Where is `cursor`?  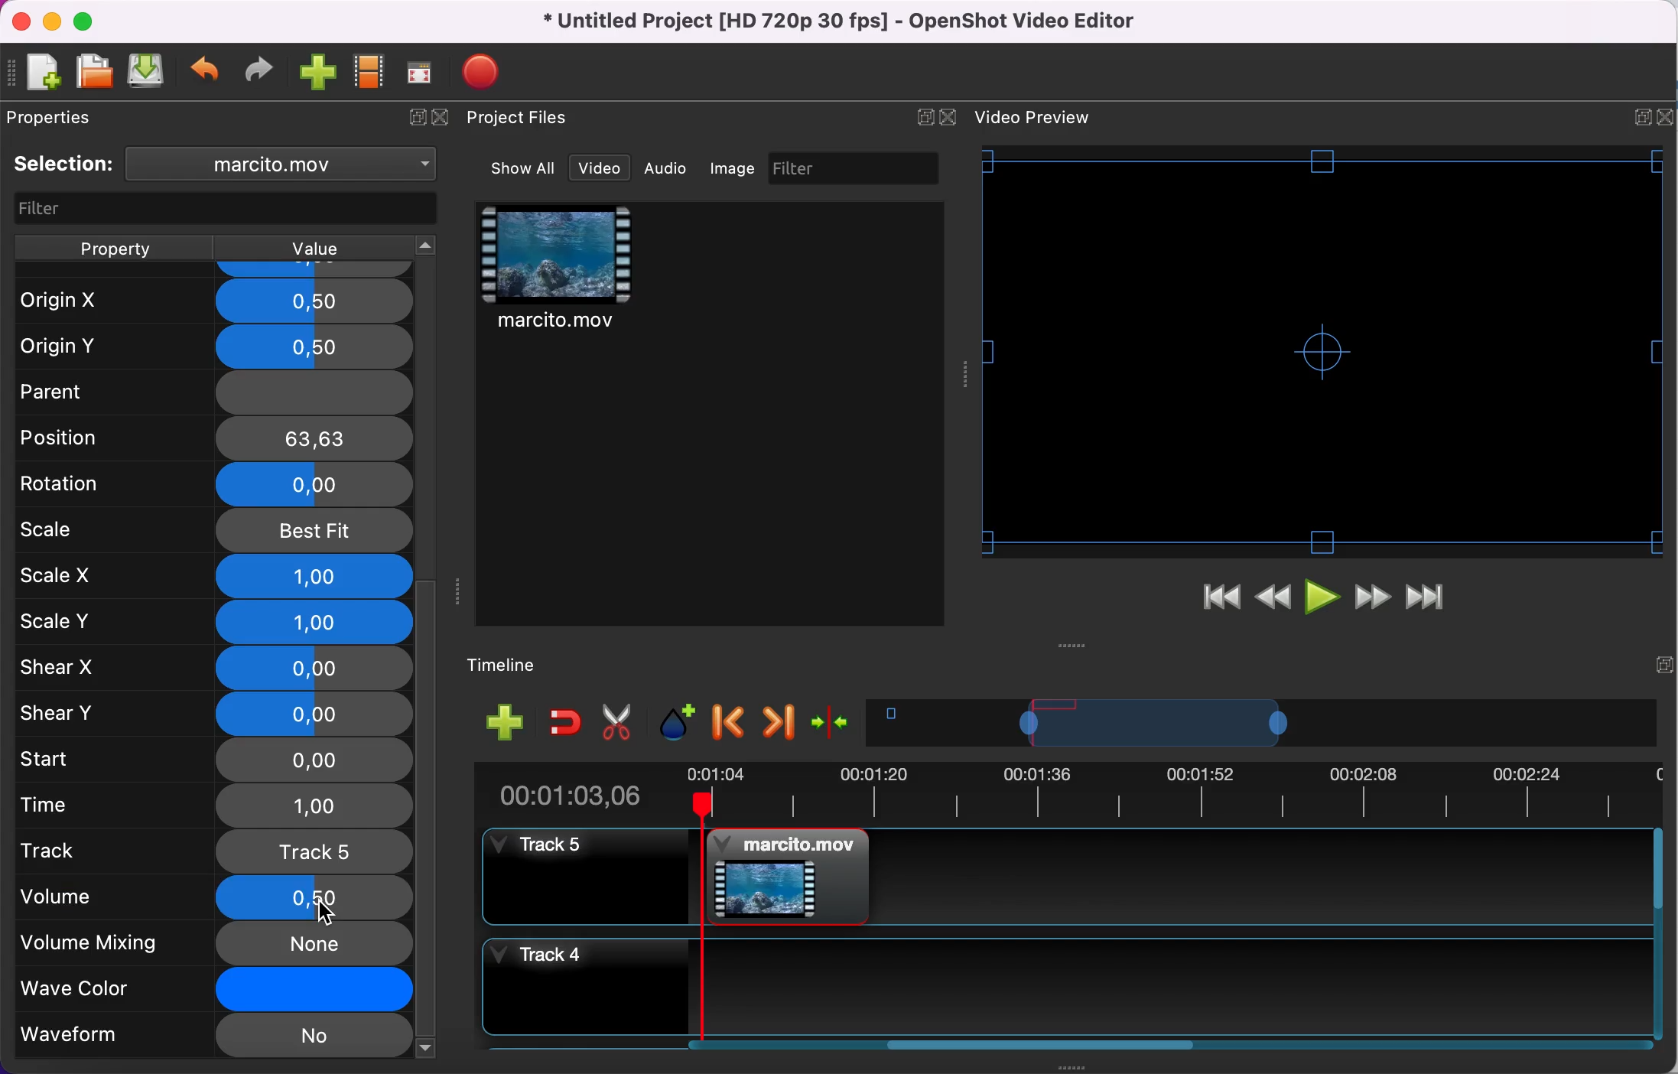 cursor is located at coordinates (327, 912).